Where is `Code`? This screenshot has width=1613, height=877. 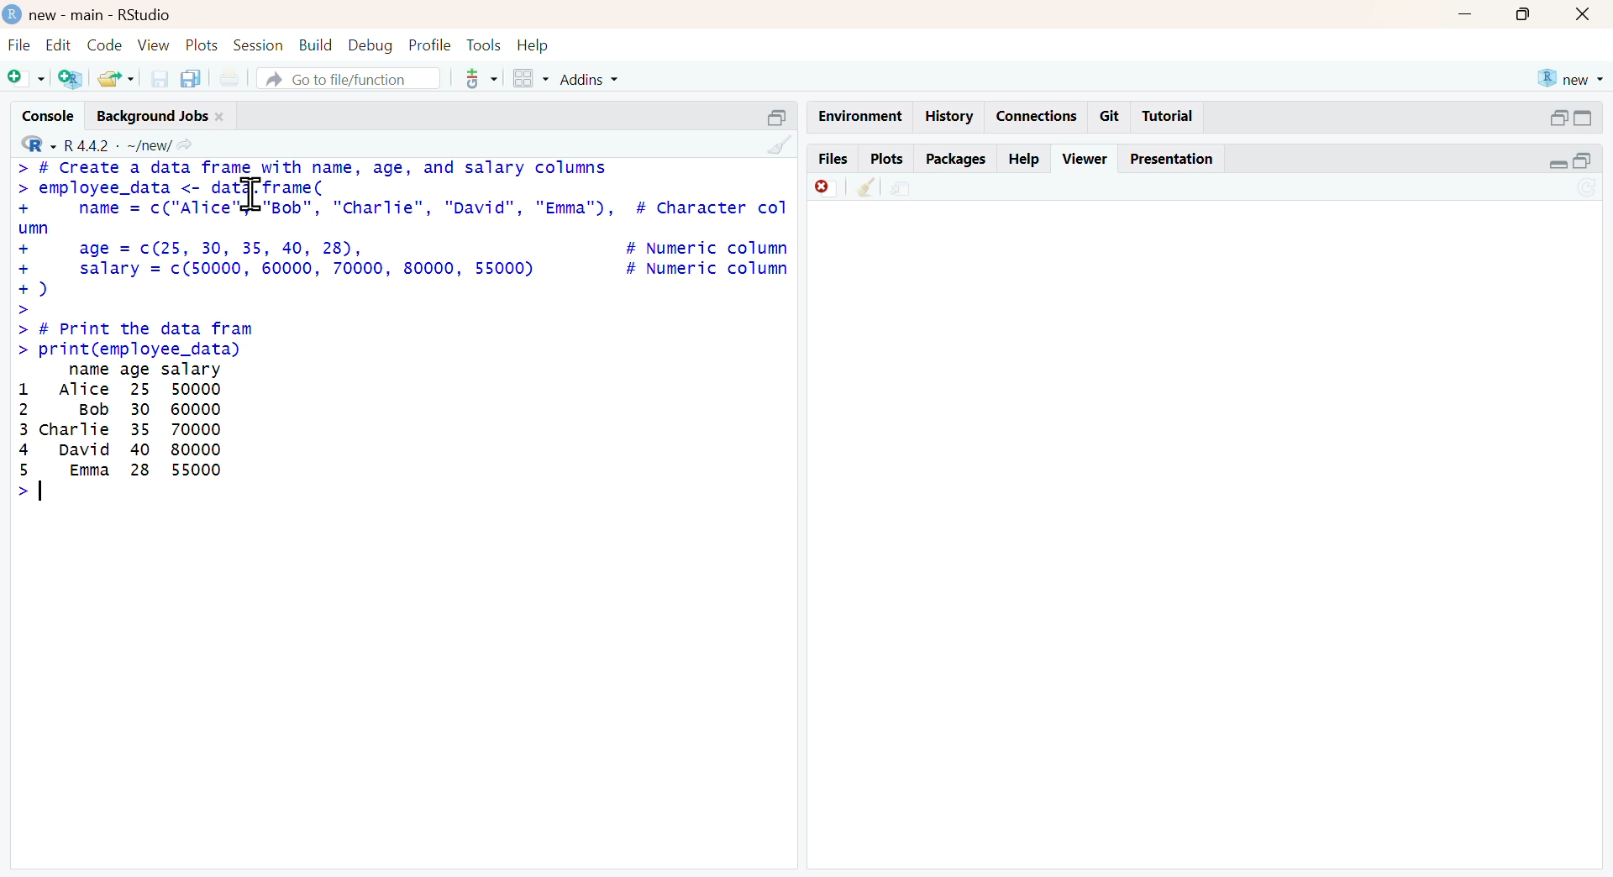 Code is located at coordinates (103, 44).